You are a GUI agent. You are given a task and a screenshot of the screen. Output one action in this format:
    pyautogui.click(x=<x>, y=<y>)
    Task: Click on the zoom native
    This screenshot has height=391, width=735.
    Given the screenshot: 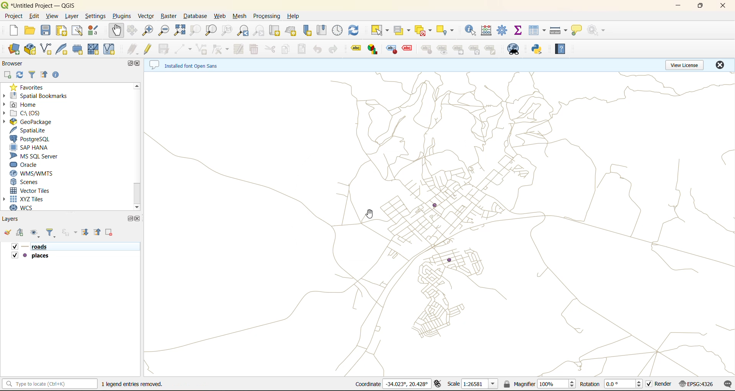 What is the action you would take?
    pyautogui.click(x=227, y=30)
    